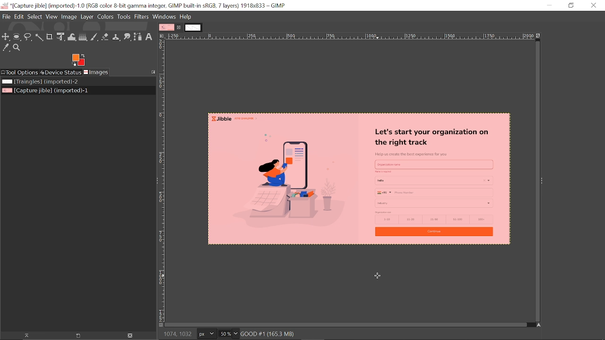 This screenshot has width=605, height=340. Describe the element at coordinates (6, 17) in the screenshot. I see `File` at that location.